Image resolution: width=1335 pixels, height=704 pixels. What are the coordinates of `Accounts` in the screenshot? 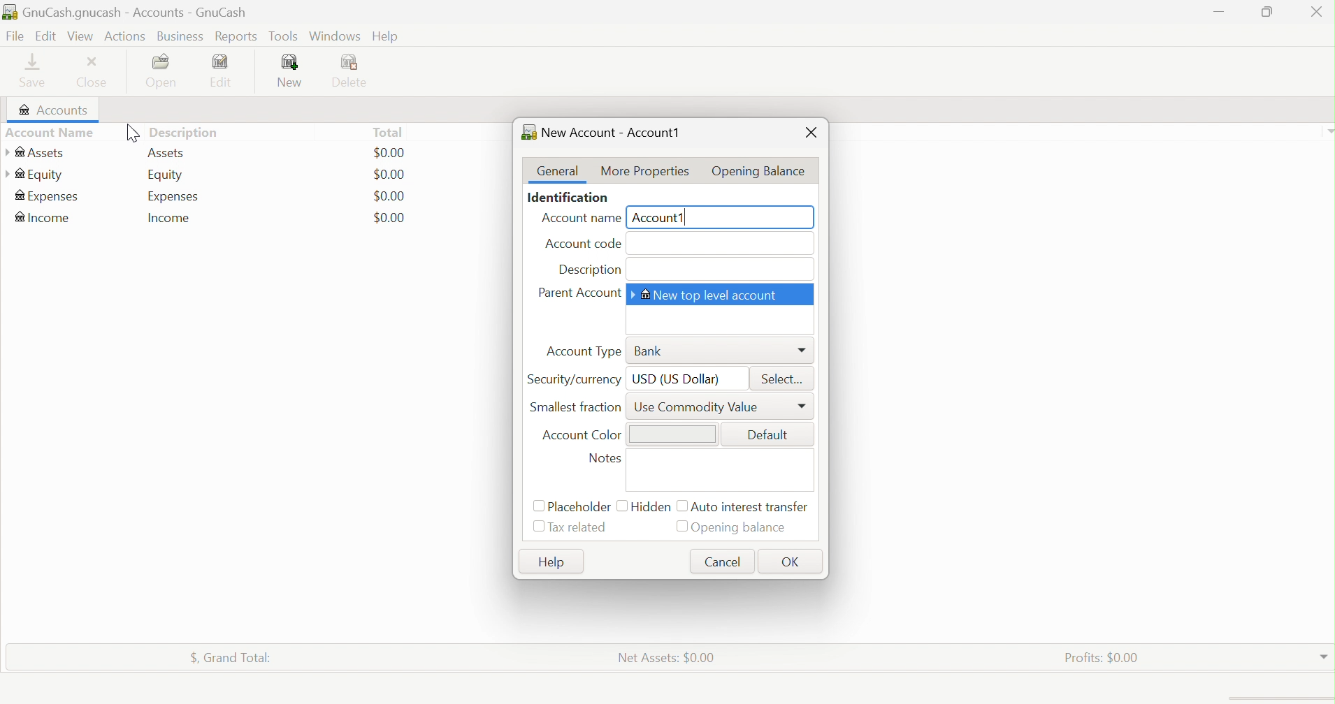 It's located at (50, 110).